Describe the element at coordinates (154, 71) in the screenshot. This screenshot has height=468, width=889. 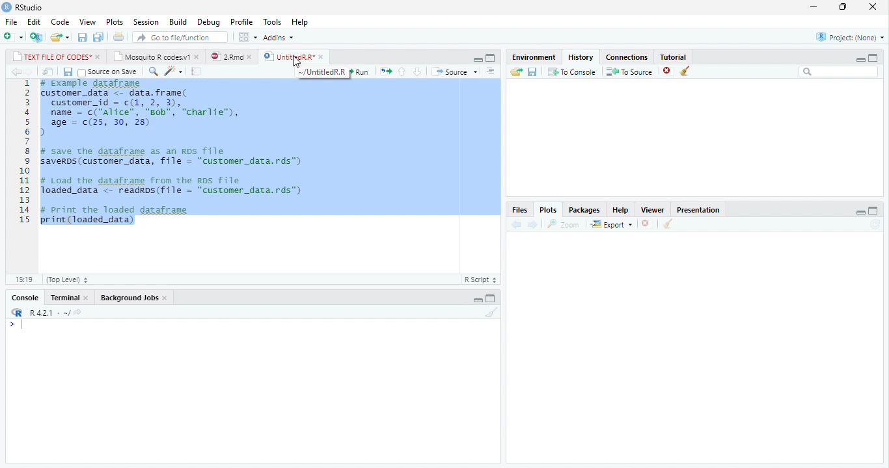
I see `search` at that location.